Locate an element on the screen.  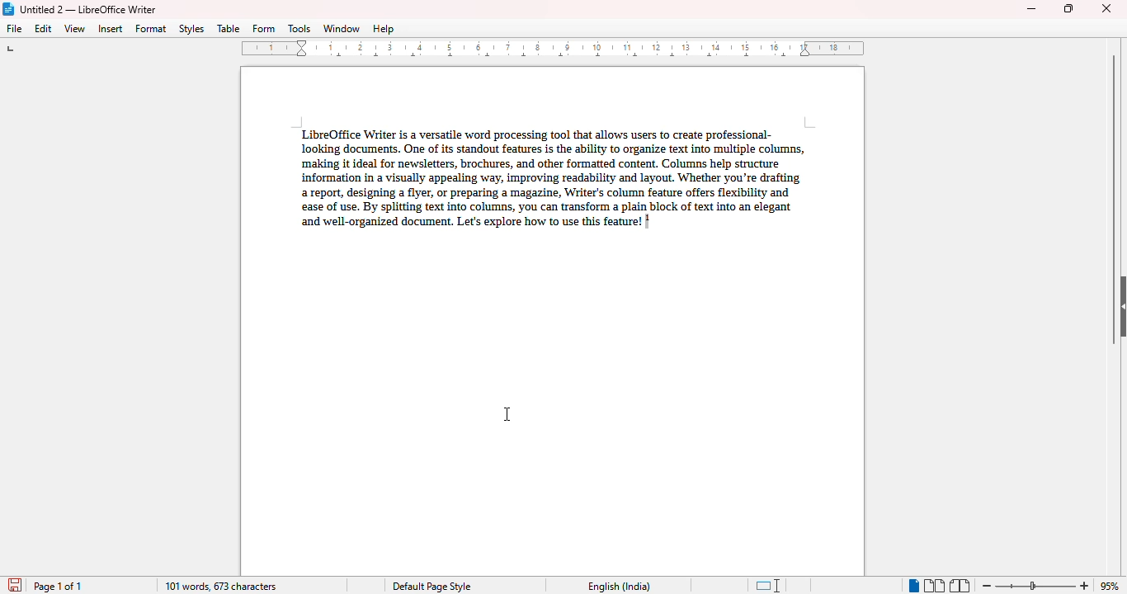
Save document is located at coordinates (13, 582).